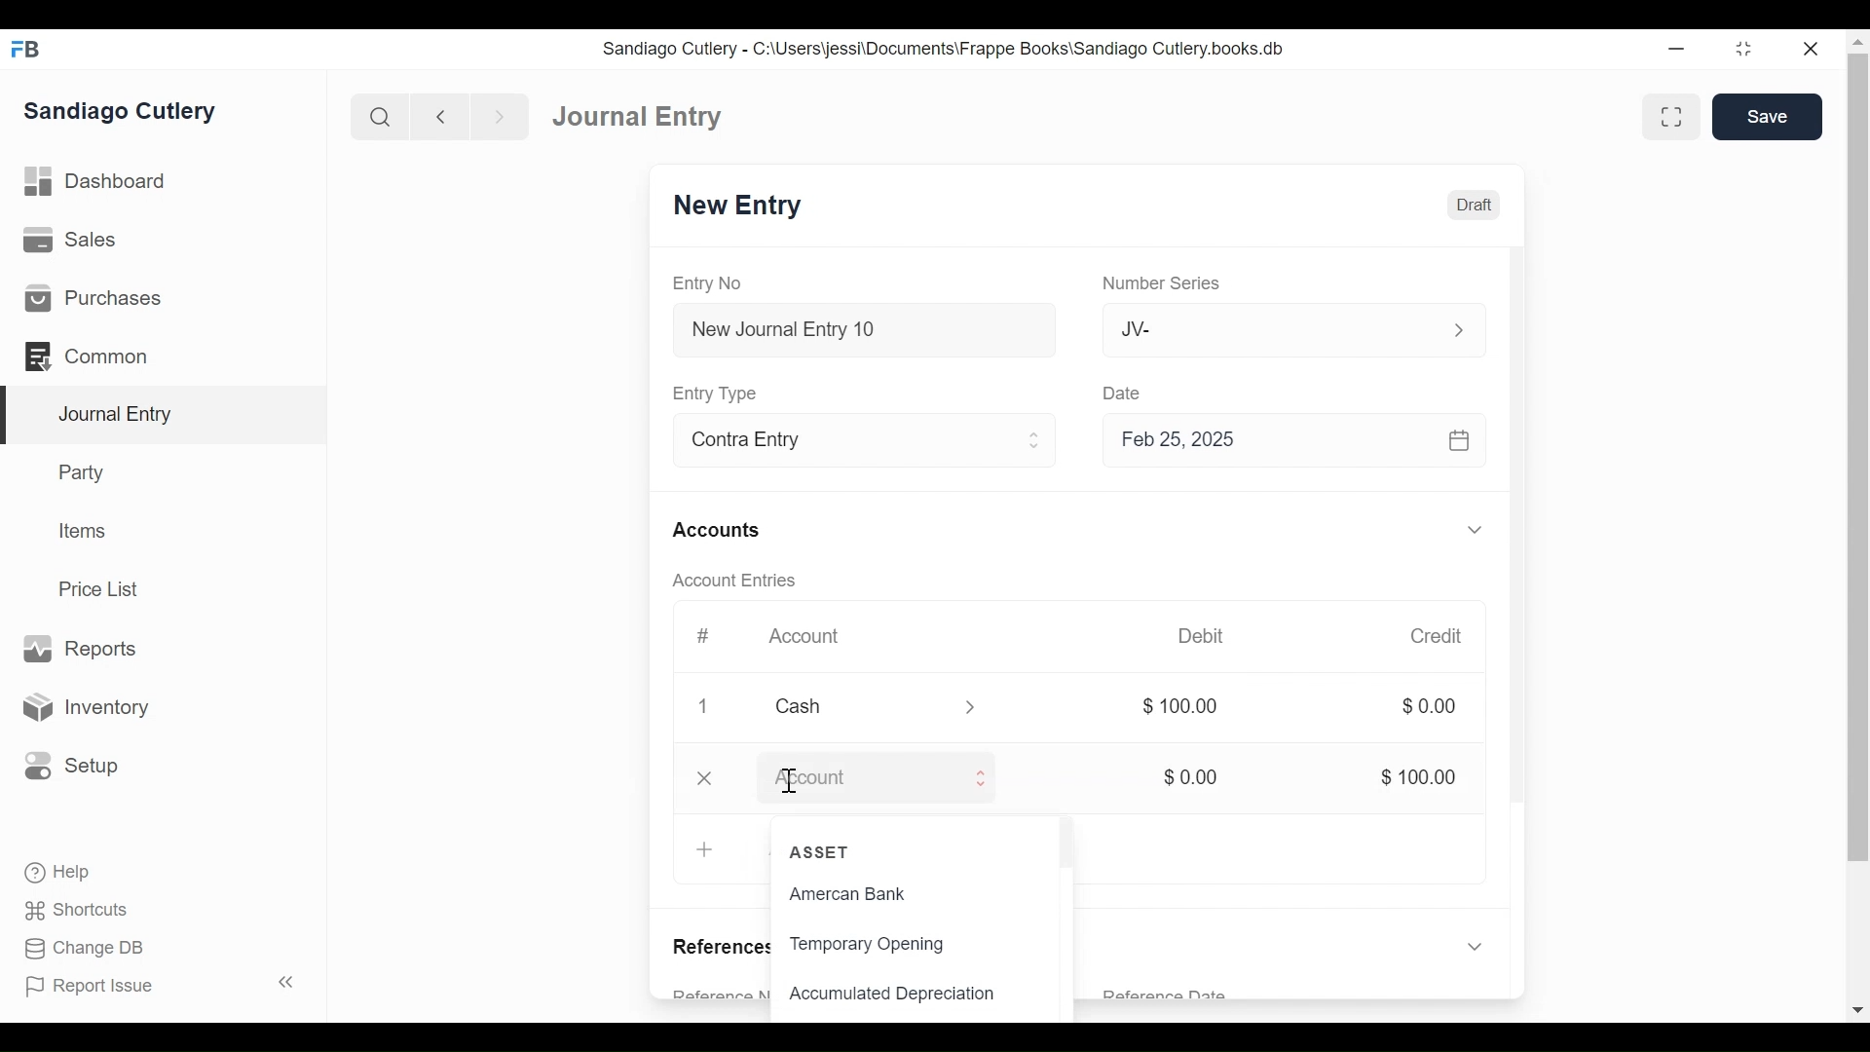 Image resolution: width=1870 pixels, height=1052 pixels. What do you see at coordinates (1207, 634) in the screenshot?
I see `Debit` at bounding box center [1207, 634].